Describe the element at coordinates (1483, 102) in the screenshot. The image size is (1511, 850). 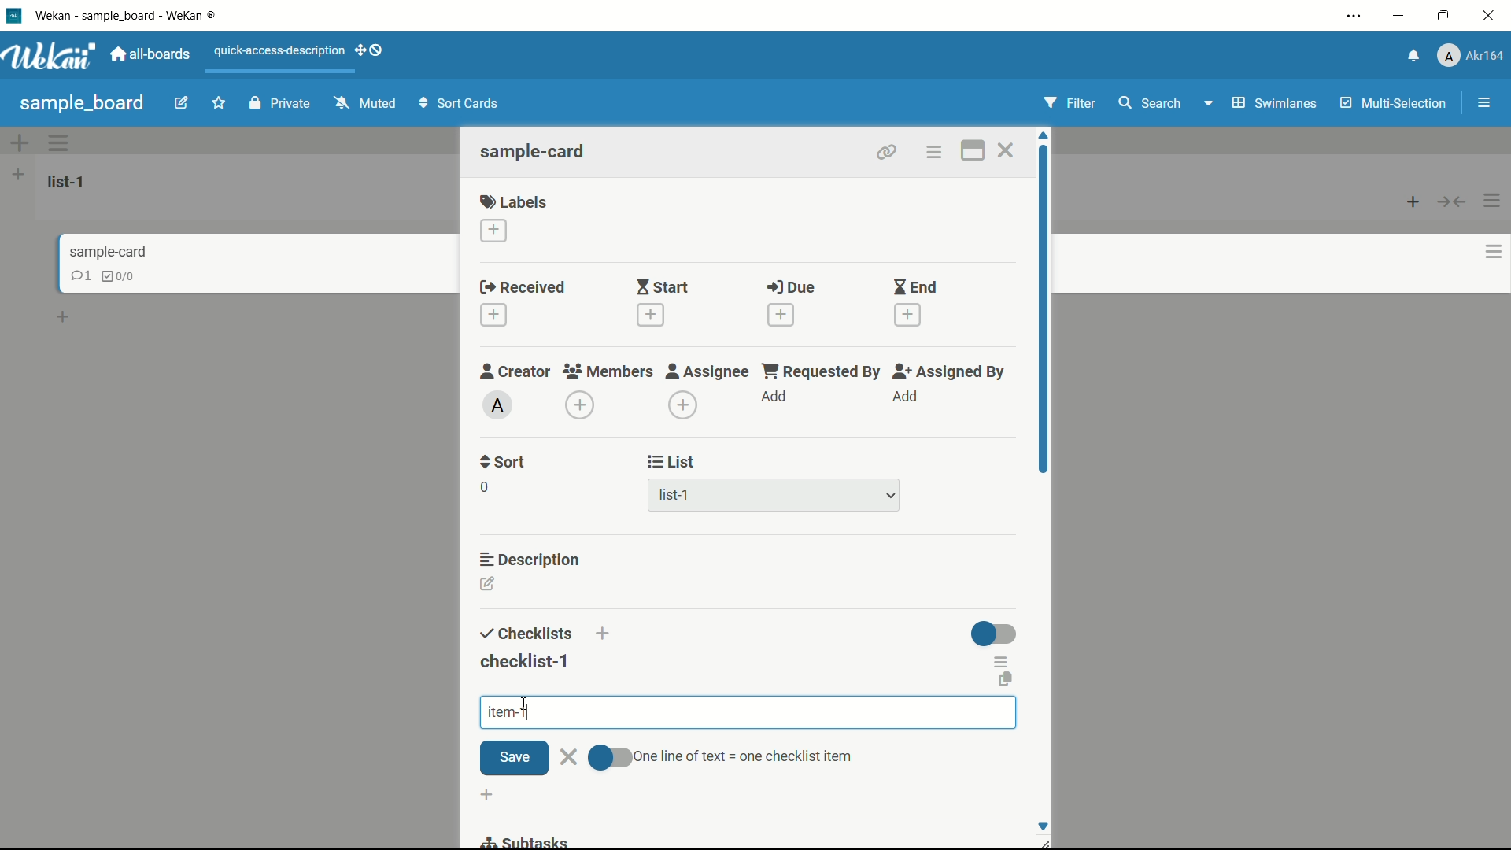
I see `menu` at that location.